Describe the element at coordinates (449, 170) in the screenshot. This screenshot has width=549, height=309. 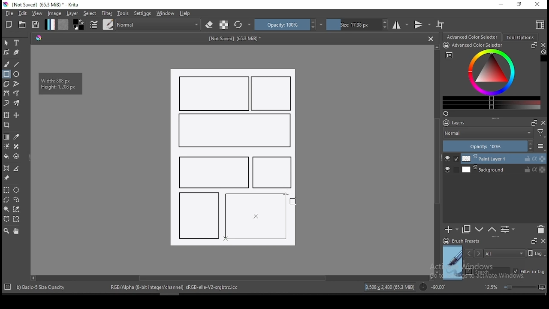
I see `layer visibility on/off` at that location.